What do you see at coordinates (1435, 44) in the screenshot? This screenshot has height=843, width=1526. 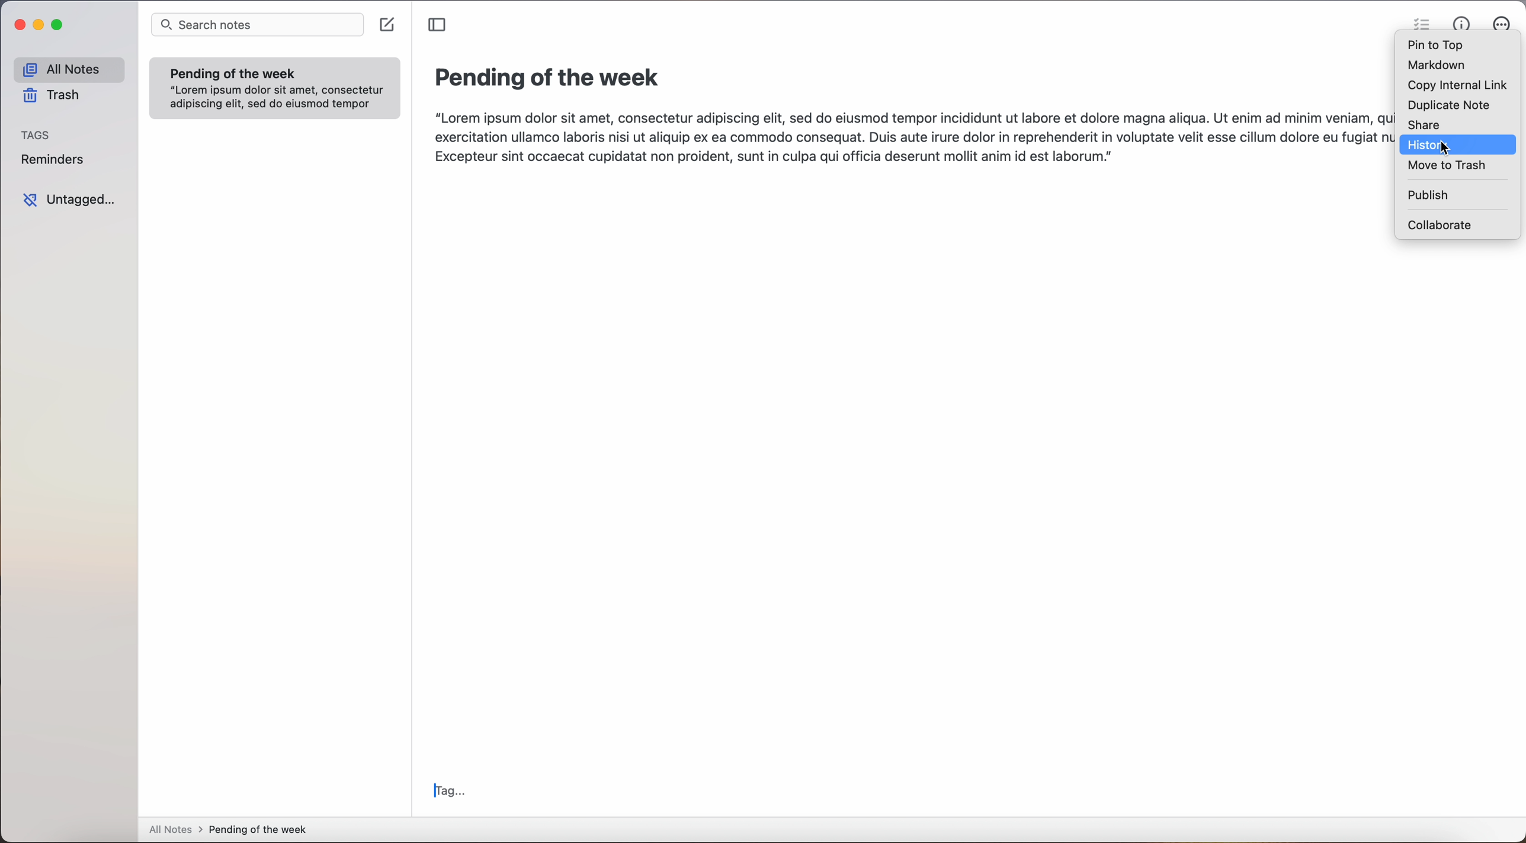 I see `pin to top` at bounding box center [1435, 44].